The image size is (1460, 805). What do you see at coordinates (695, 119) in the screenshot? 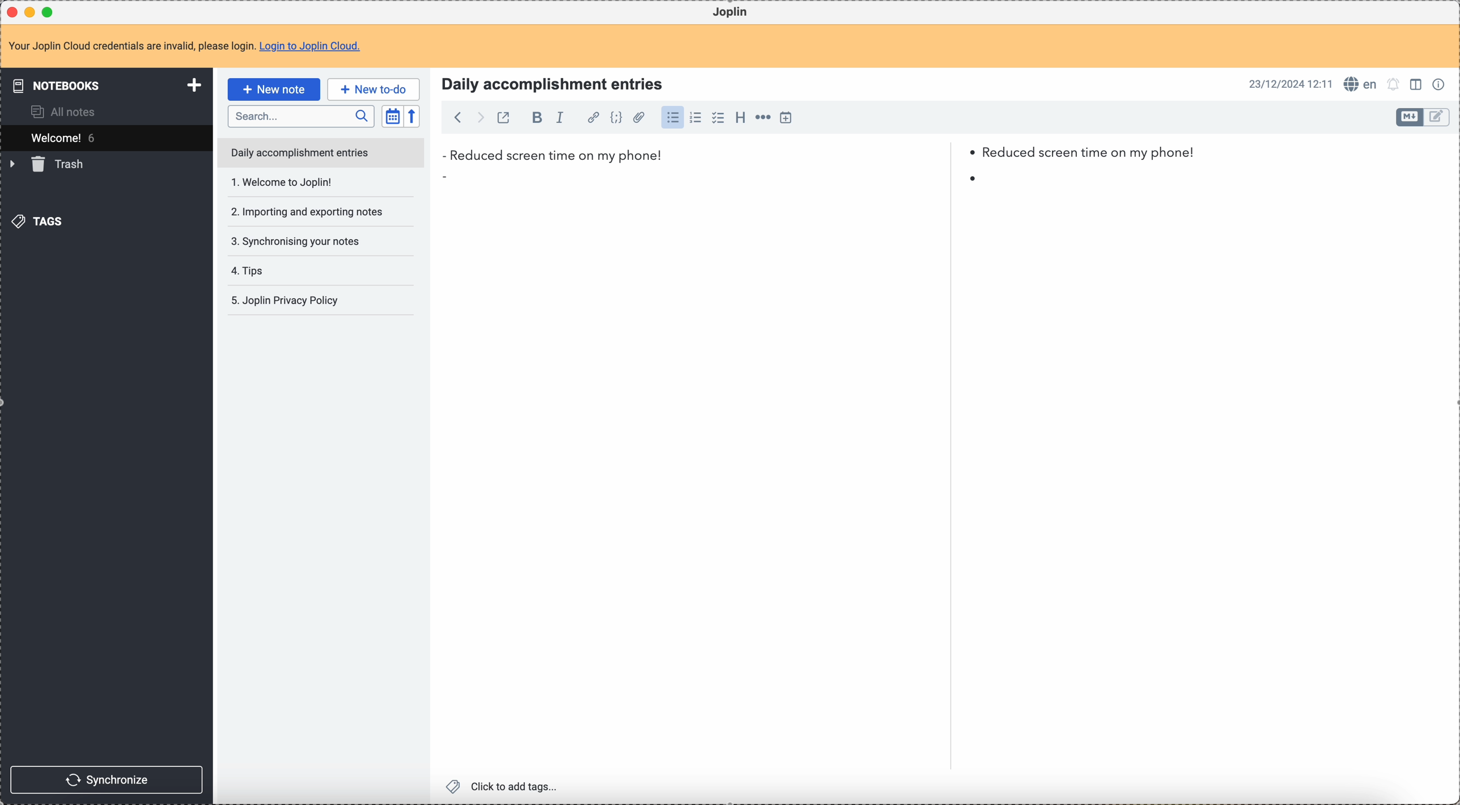
I see `numbered list` at bounding box center [695, 119].